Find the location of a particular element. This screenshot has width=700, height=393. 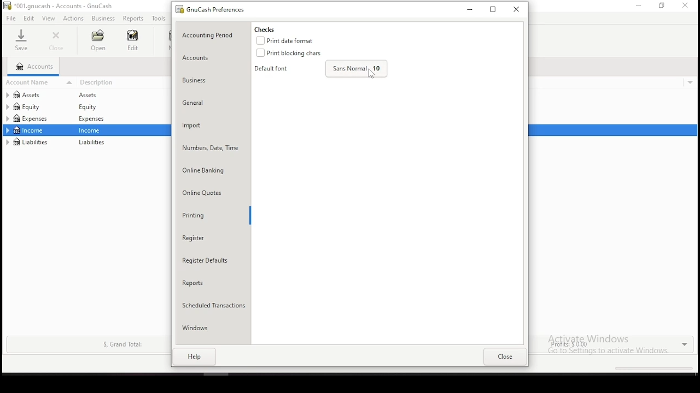

online banking is located at coordinates (211, 171).